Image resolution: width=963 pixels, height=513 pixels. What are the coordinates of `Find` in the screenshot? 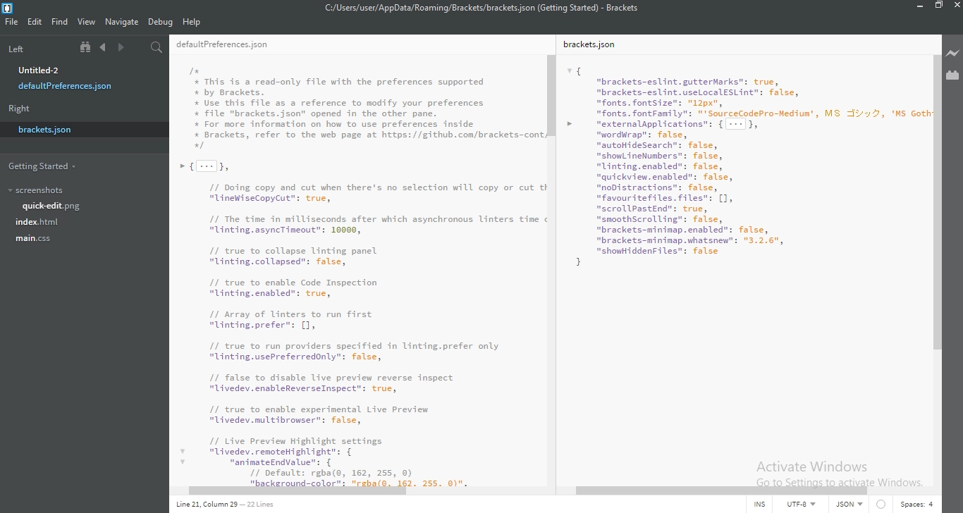 It's located at (59, 22).